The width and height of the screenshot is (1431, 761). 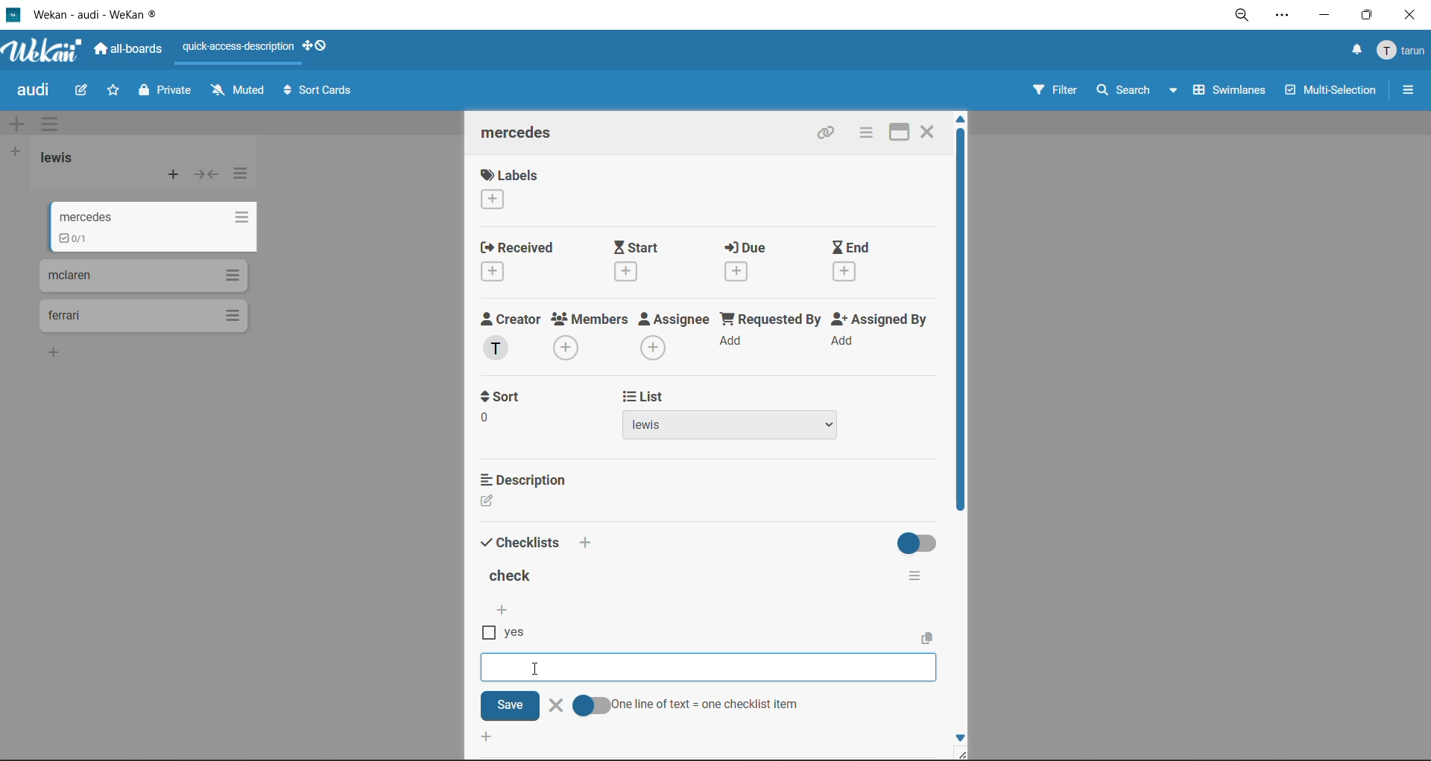 What do you see at coordinates (590, 336) in the screenshot?
I see `members` at bounding box center [590, 336].